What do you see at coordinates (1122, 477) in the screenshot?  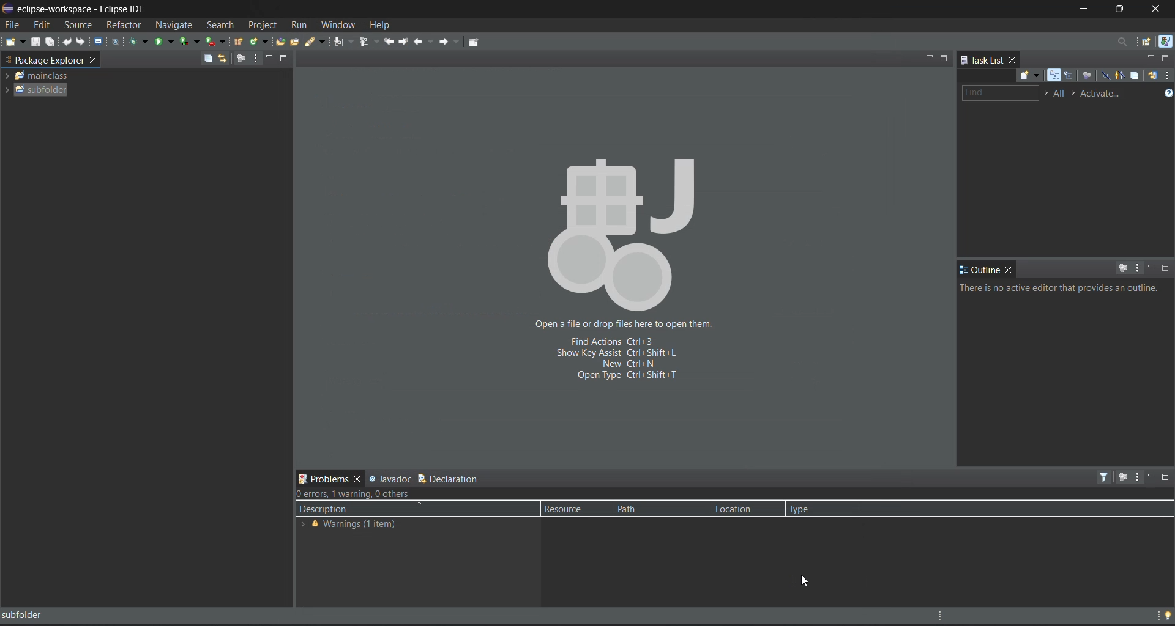 I see `focus on active task` at bounding box center [1122, 477].